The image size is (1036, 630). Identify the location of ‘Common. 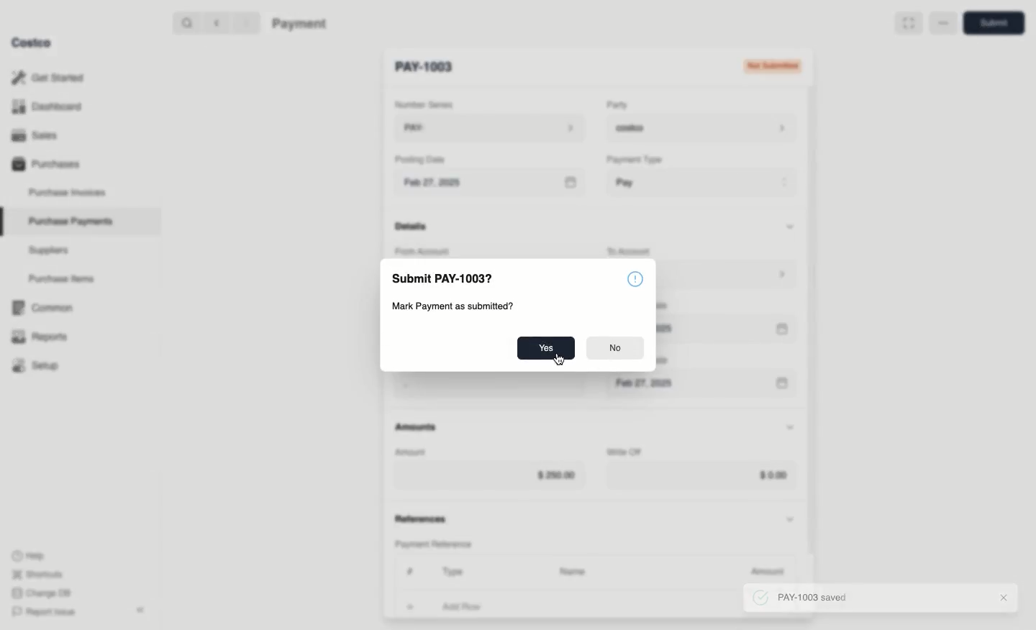
(45, 306).